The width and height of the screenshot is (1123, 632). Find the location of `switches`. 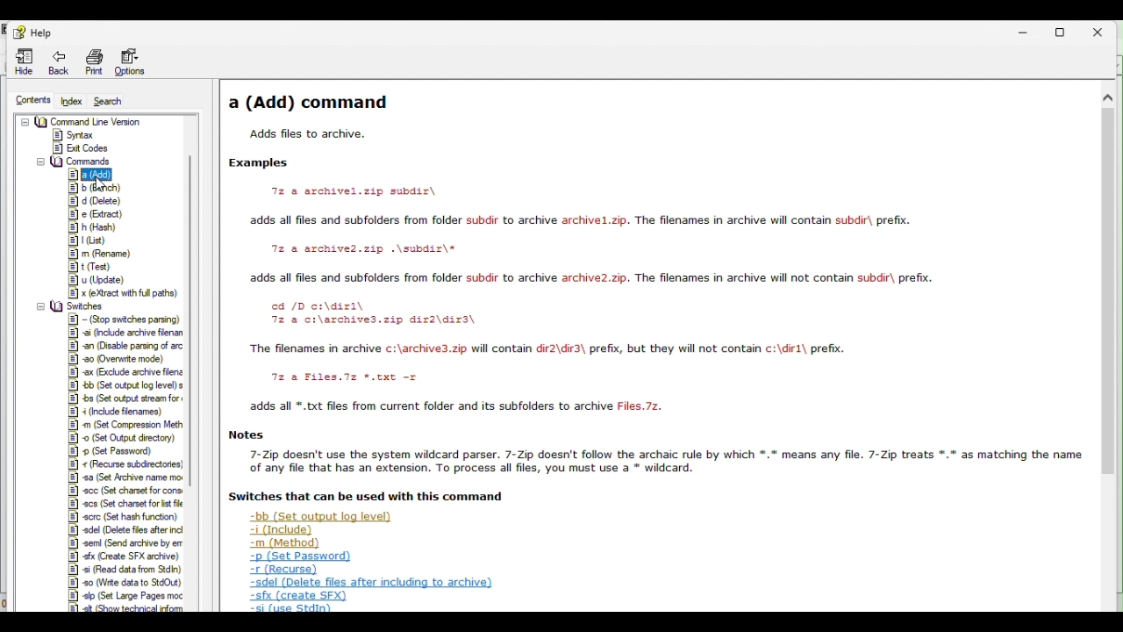

switches is located at coordinates (75, 306).